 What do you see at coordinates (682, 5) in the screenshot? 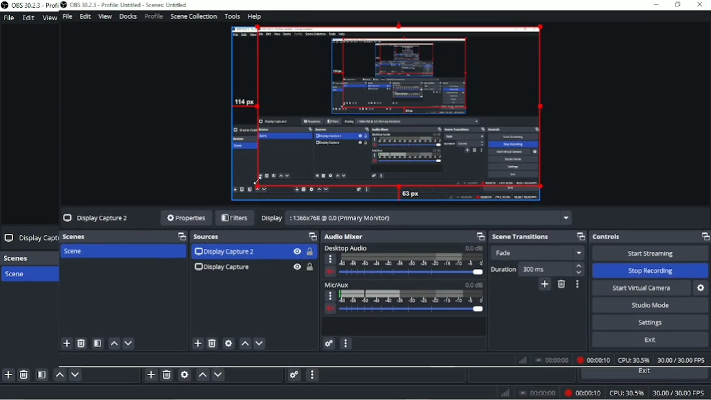
I see `maximize` at bounding box center [682, 5].